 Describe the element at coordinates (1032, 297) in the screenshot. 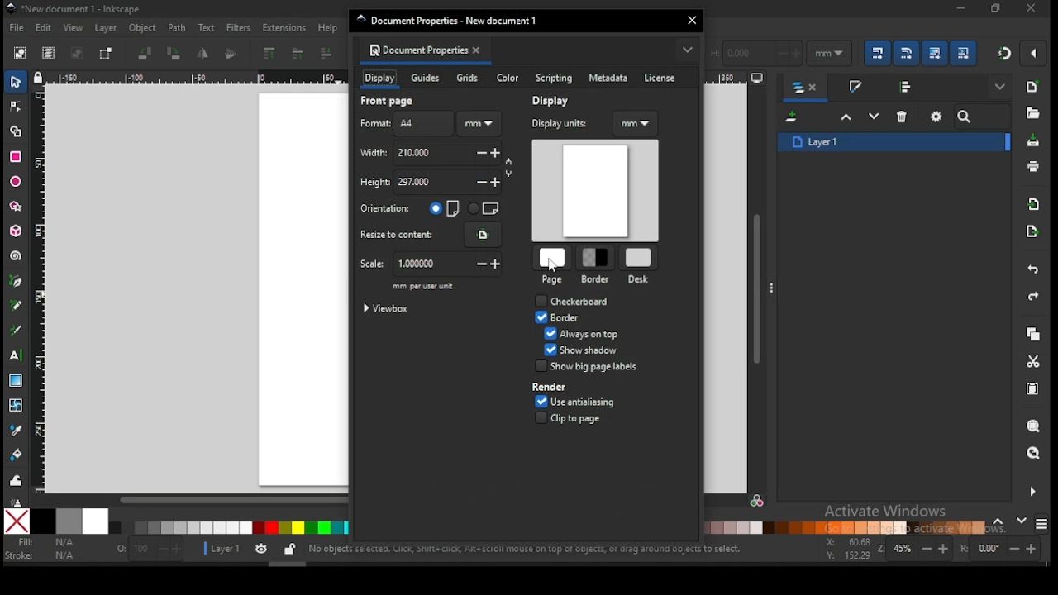

I see `redo` at that location.